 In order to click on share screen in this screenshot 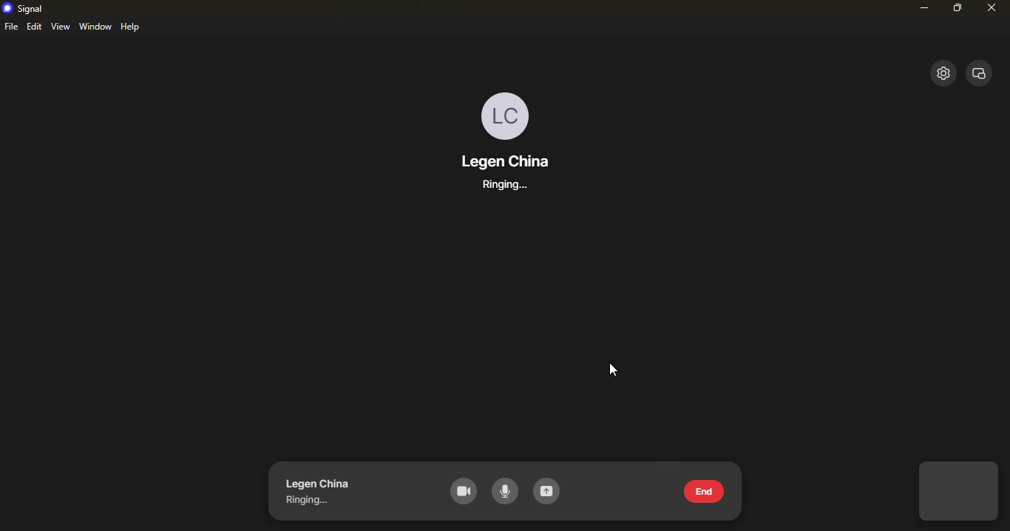, I will do `click(548, 493)`.